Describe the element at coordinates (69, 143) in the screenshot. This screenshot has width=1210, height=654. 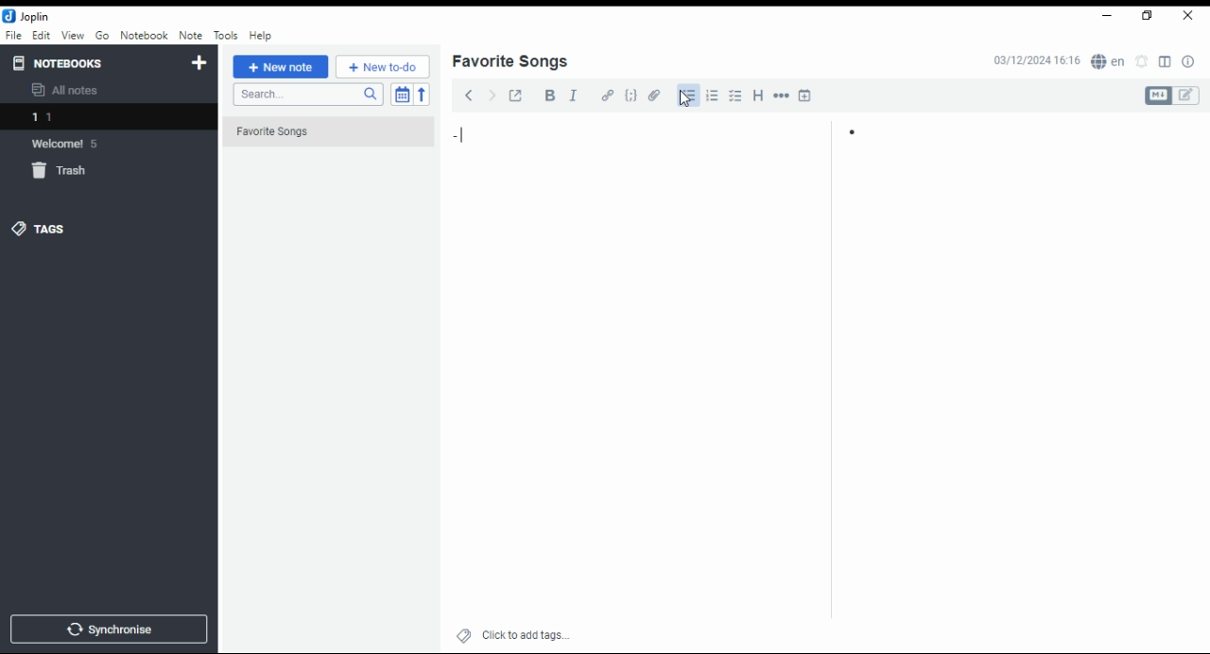
I see `notebook: welcome` at that location.